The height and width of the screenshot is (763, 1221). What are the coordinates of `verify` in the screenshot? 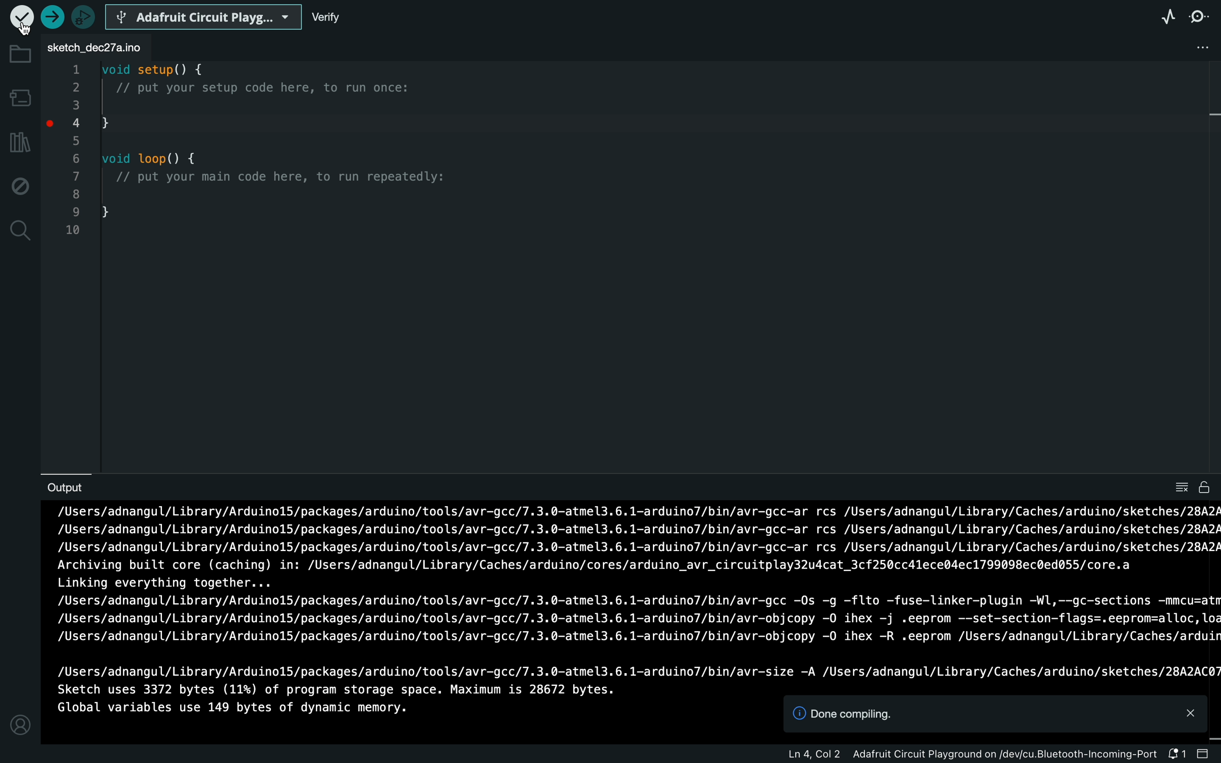 It's located at (345, 18).